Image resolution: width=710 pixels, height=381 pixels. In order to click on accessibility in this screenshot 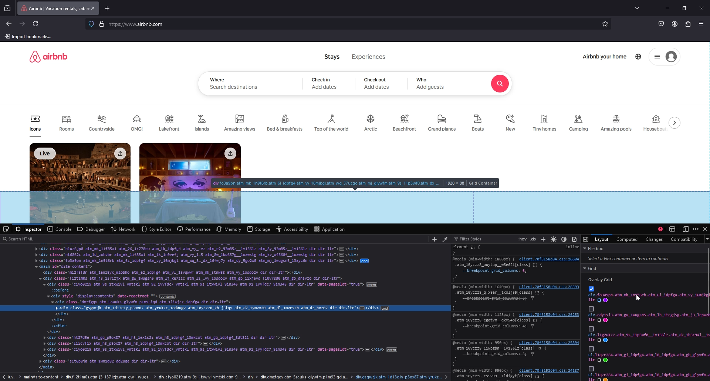, I will do `click(293, 229)`.